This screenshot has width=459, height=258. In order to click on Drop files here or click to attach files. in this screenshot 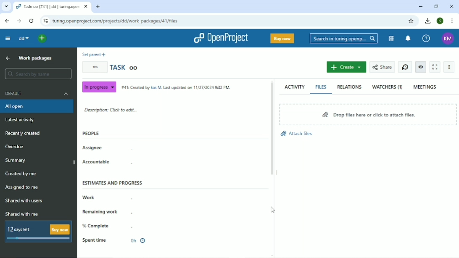, I will do `click(368, 114)`.